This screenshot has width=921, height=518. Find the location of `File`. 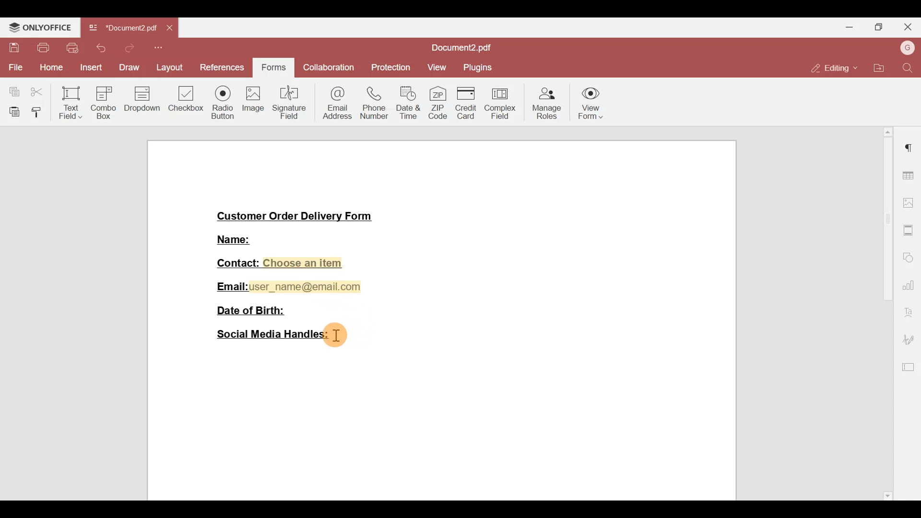

File is located at coordinates (15, 67).